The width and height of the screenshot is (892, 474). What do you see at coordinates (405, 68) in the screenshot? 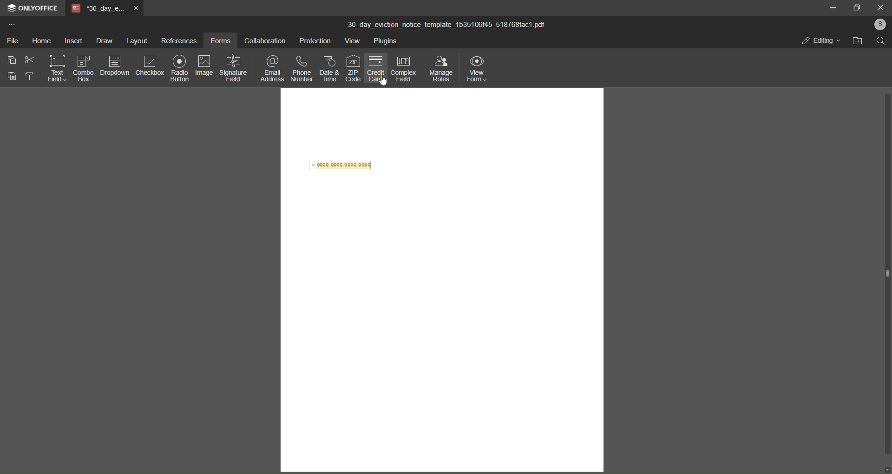
I see `complex field` at bounding box center [405, 68].